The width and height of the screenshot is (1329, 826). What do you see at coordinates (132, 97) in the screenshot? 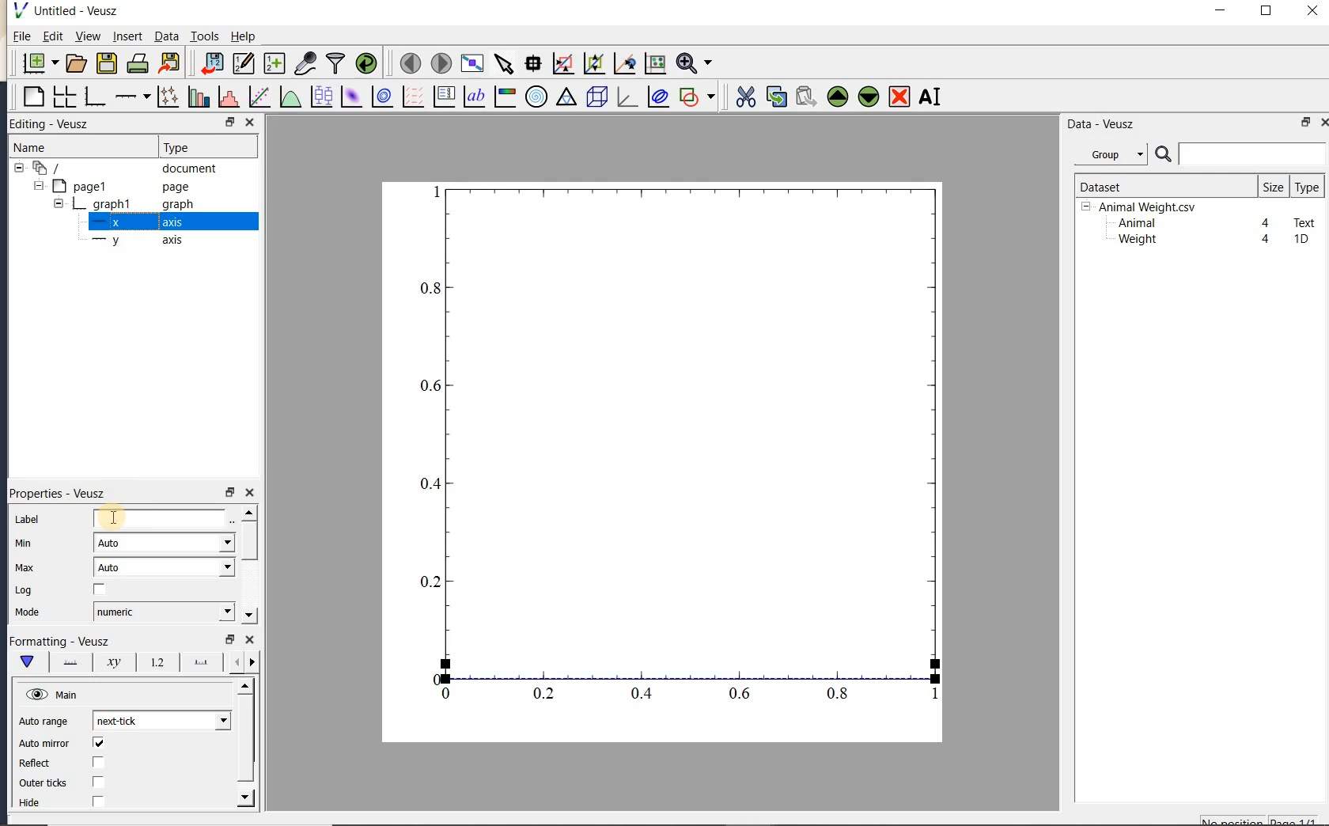
I see `add an axis to the plot` at bounding box center [132, 97].